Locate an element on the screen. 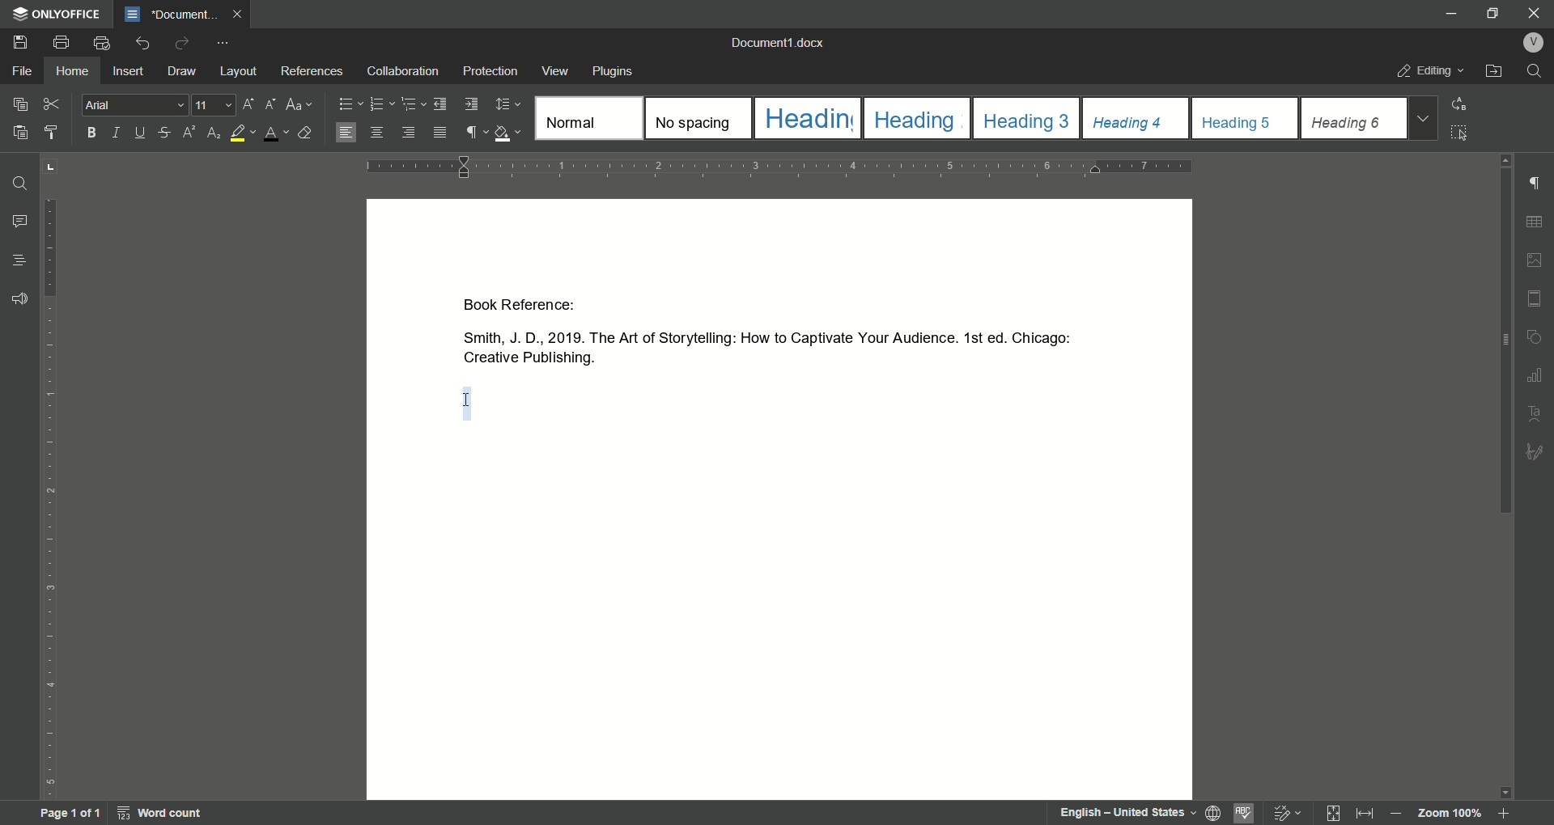 The height and width of the screenshot is (825, 1554). multilevel list is located at coordinates (410, 104).